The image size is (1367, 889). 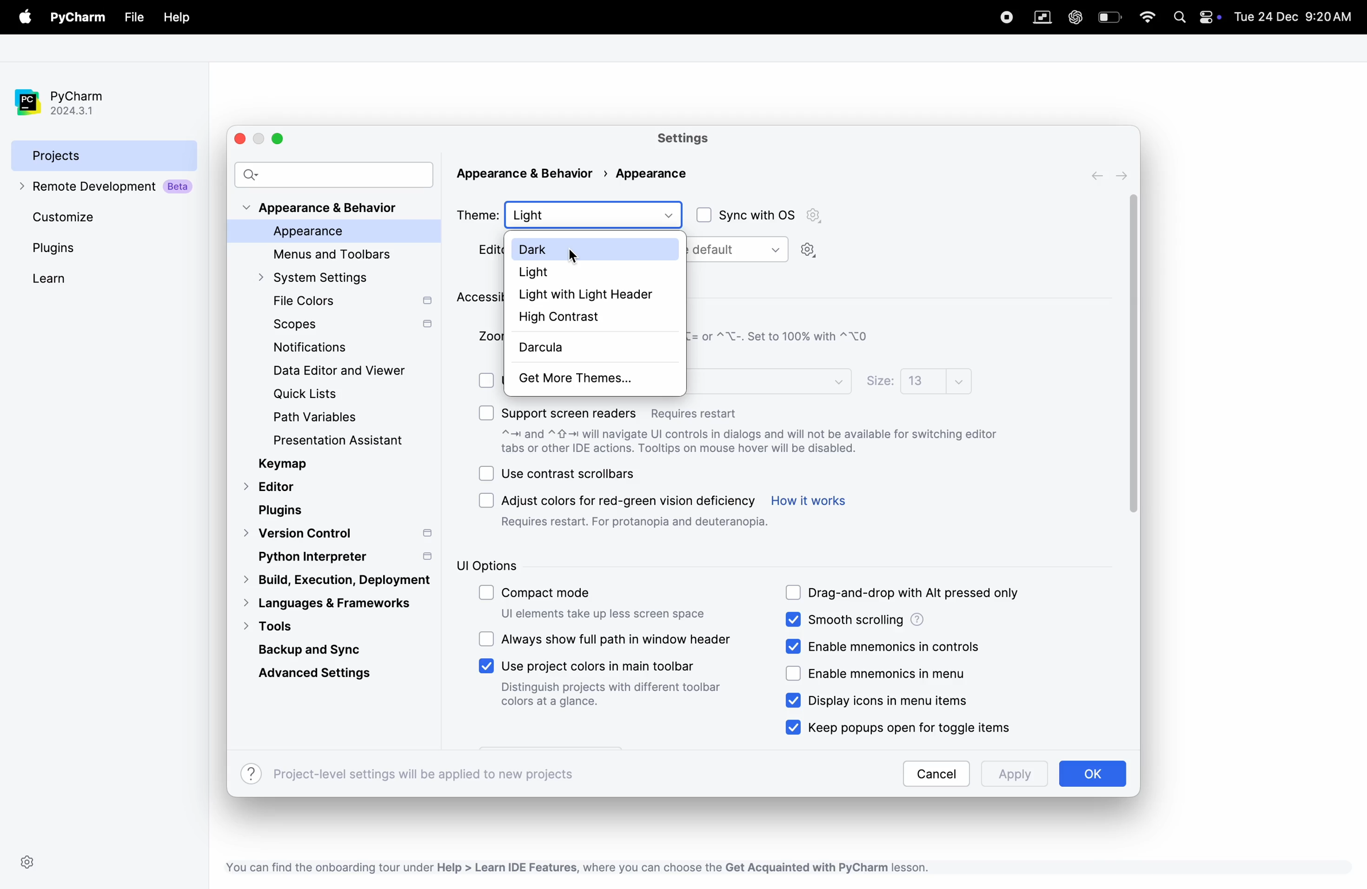 I want to click on apperance behaviour, so click(x=323, y=208).